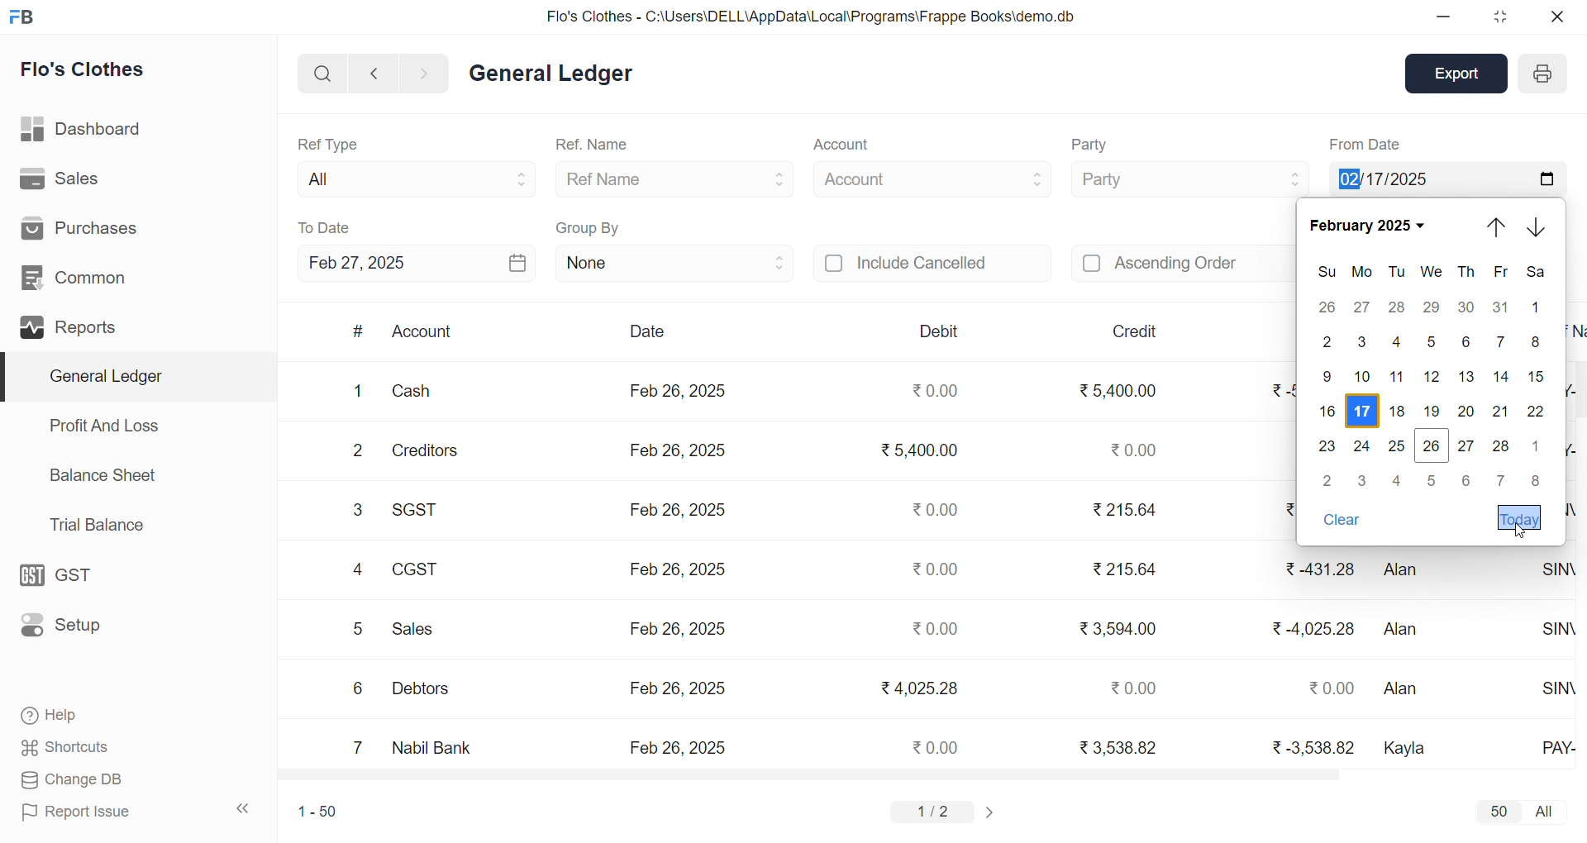  I want to click on CHANGE PAGE, so click(992, 812).